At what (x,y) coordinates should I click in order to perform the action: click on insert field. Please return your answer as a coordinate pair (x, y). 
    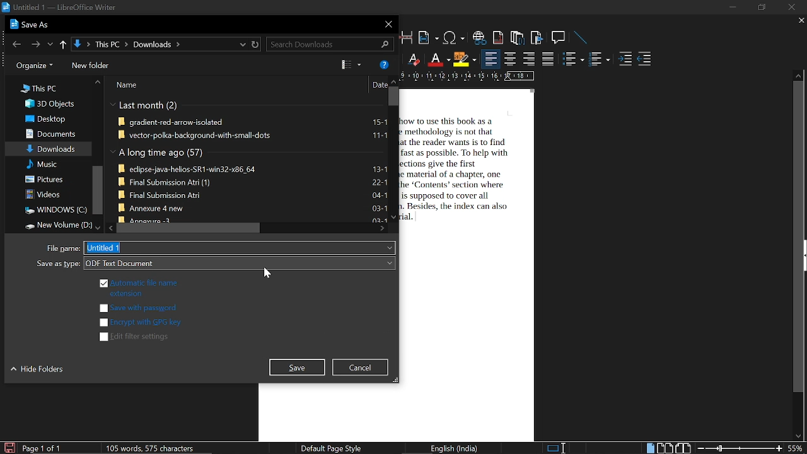
    Looking at the image, I should click on (428, 38).